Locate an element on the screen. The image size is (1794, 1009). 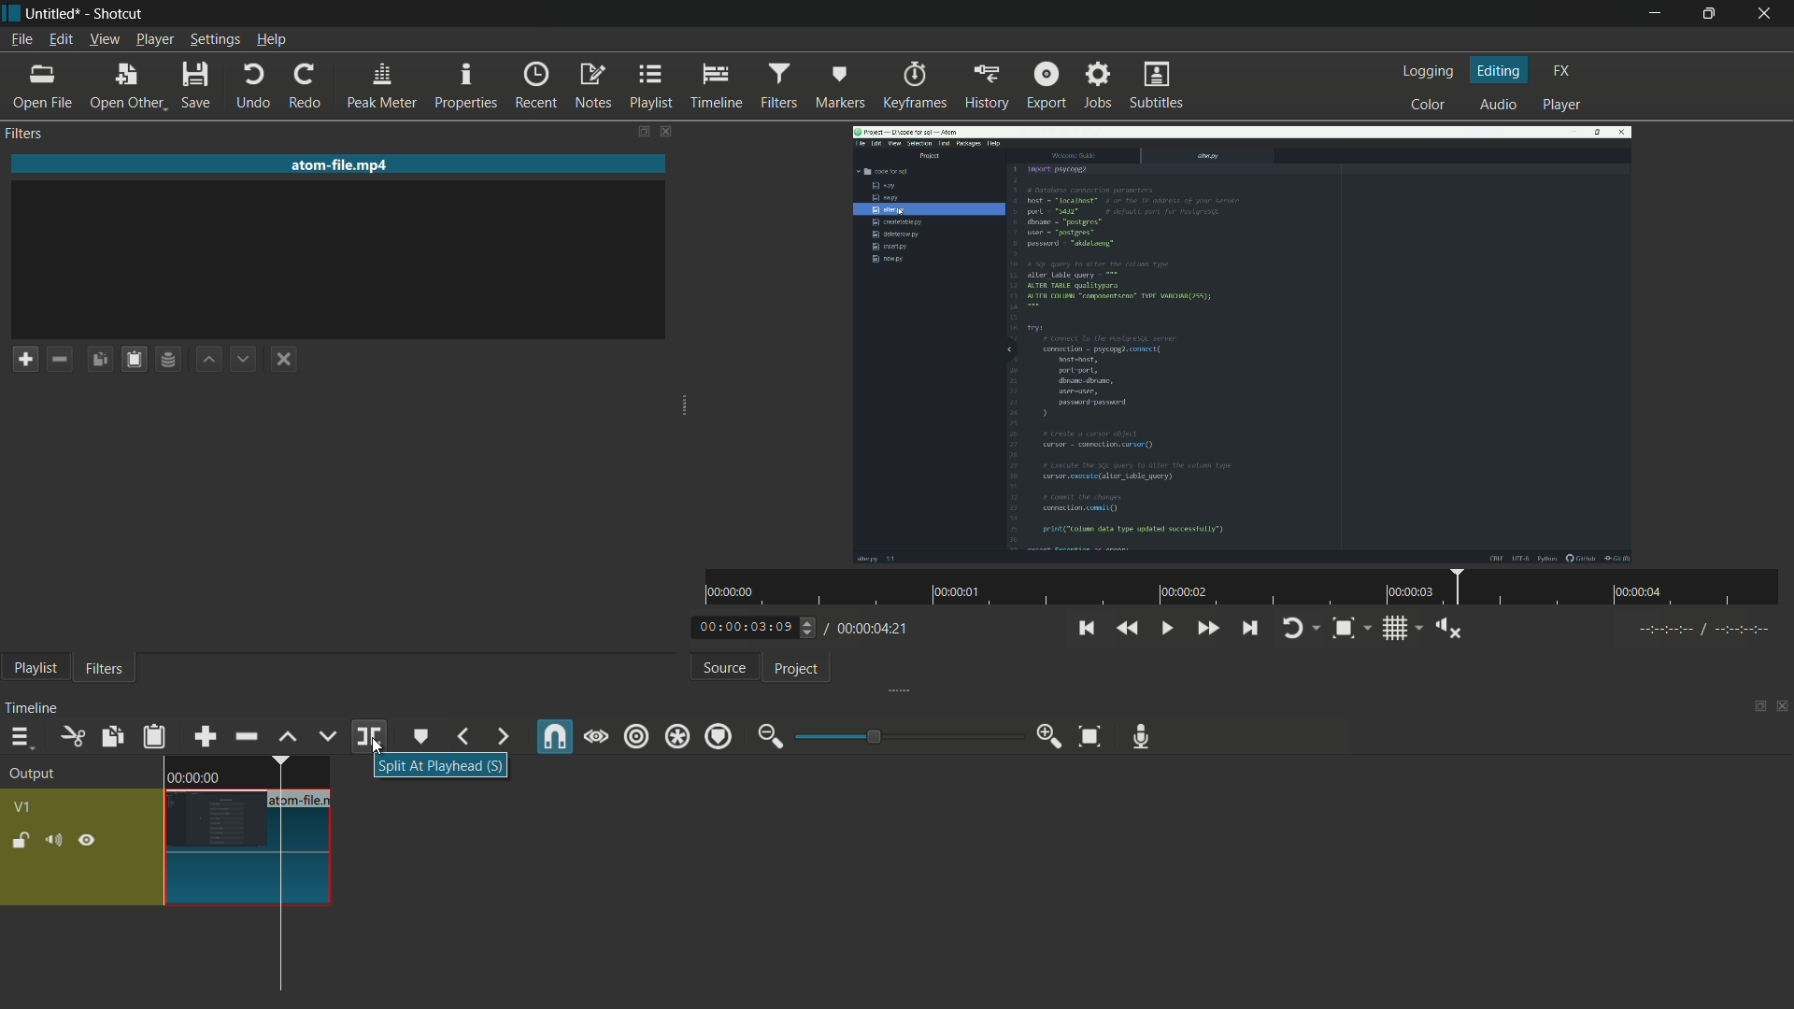
skip to the next point is located at coordinates (1248, 629).